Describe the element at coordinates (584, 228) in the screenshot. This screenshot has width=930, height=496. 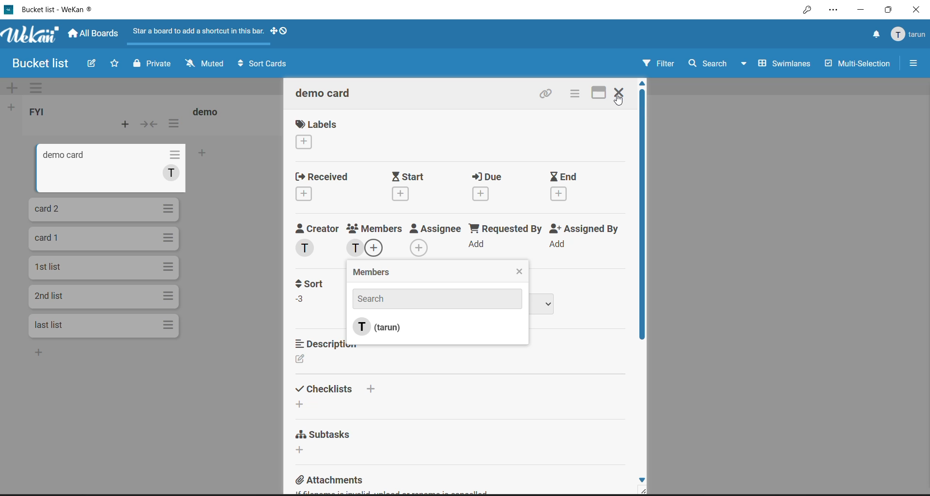
I see `assigned by` at that location.